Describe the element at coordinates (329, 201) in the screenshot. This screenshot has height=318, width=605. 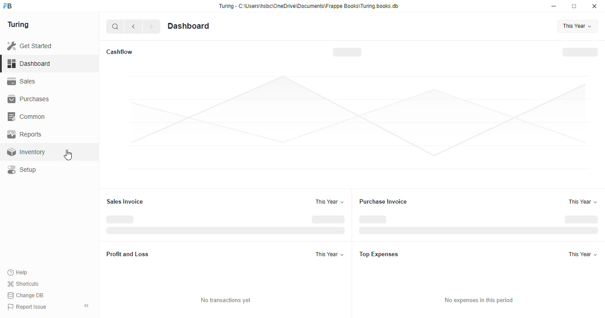
I see `this year` at that location.